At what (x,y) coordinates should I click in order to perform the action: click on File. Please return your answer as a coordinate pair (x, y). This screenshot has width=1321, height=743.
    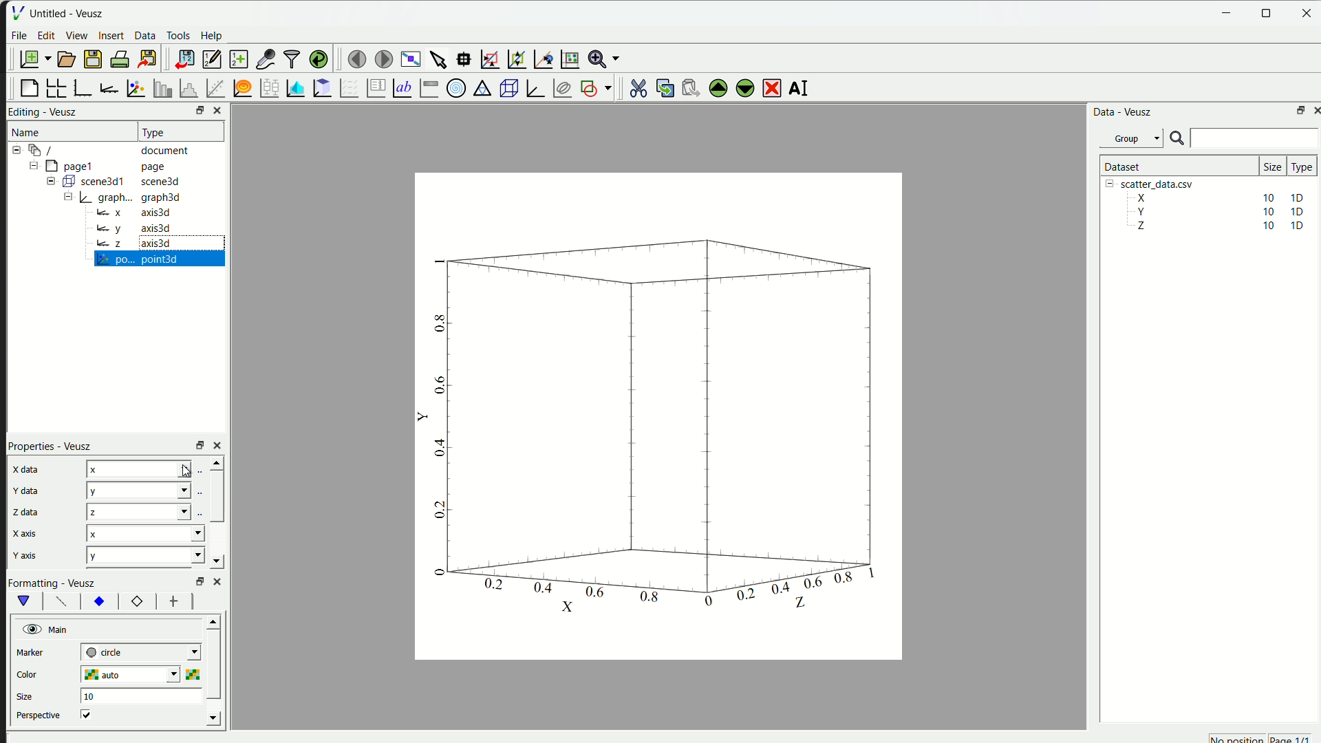
    Looking at the image, I should click on (20, 36).